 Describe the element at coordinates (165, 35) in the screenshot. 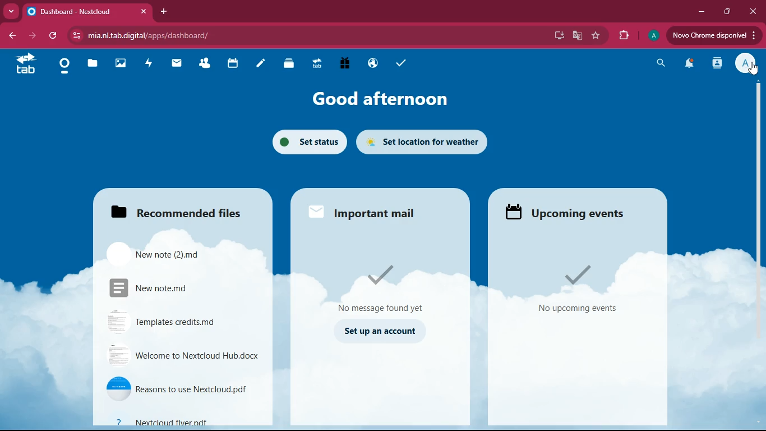

I see `url` at that location.